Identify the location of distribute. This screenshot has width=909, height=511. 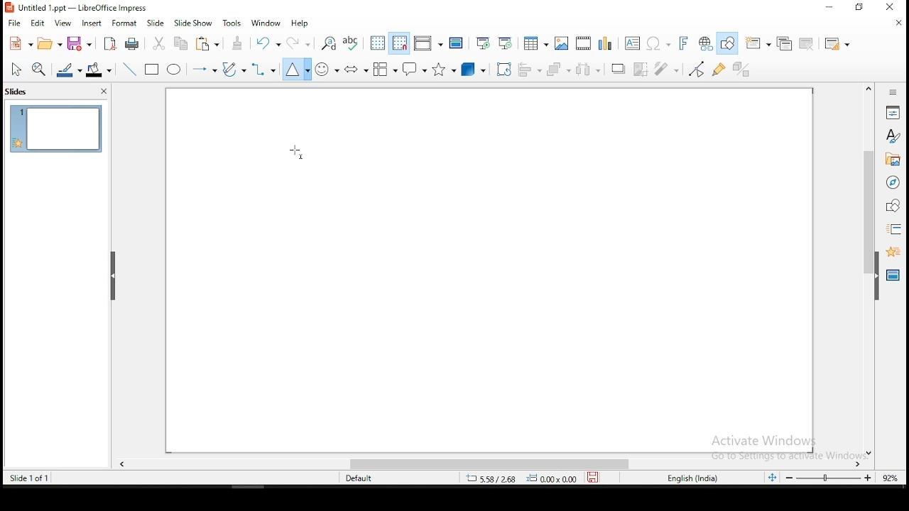
(592, 69).